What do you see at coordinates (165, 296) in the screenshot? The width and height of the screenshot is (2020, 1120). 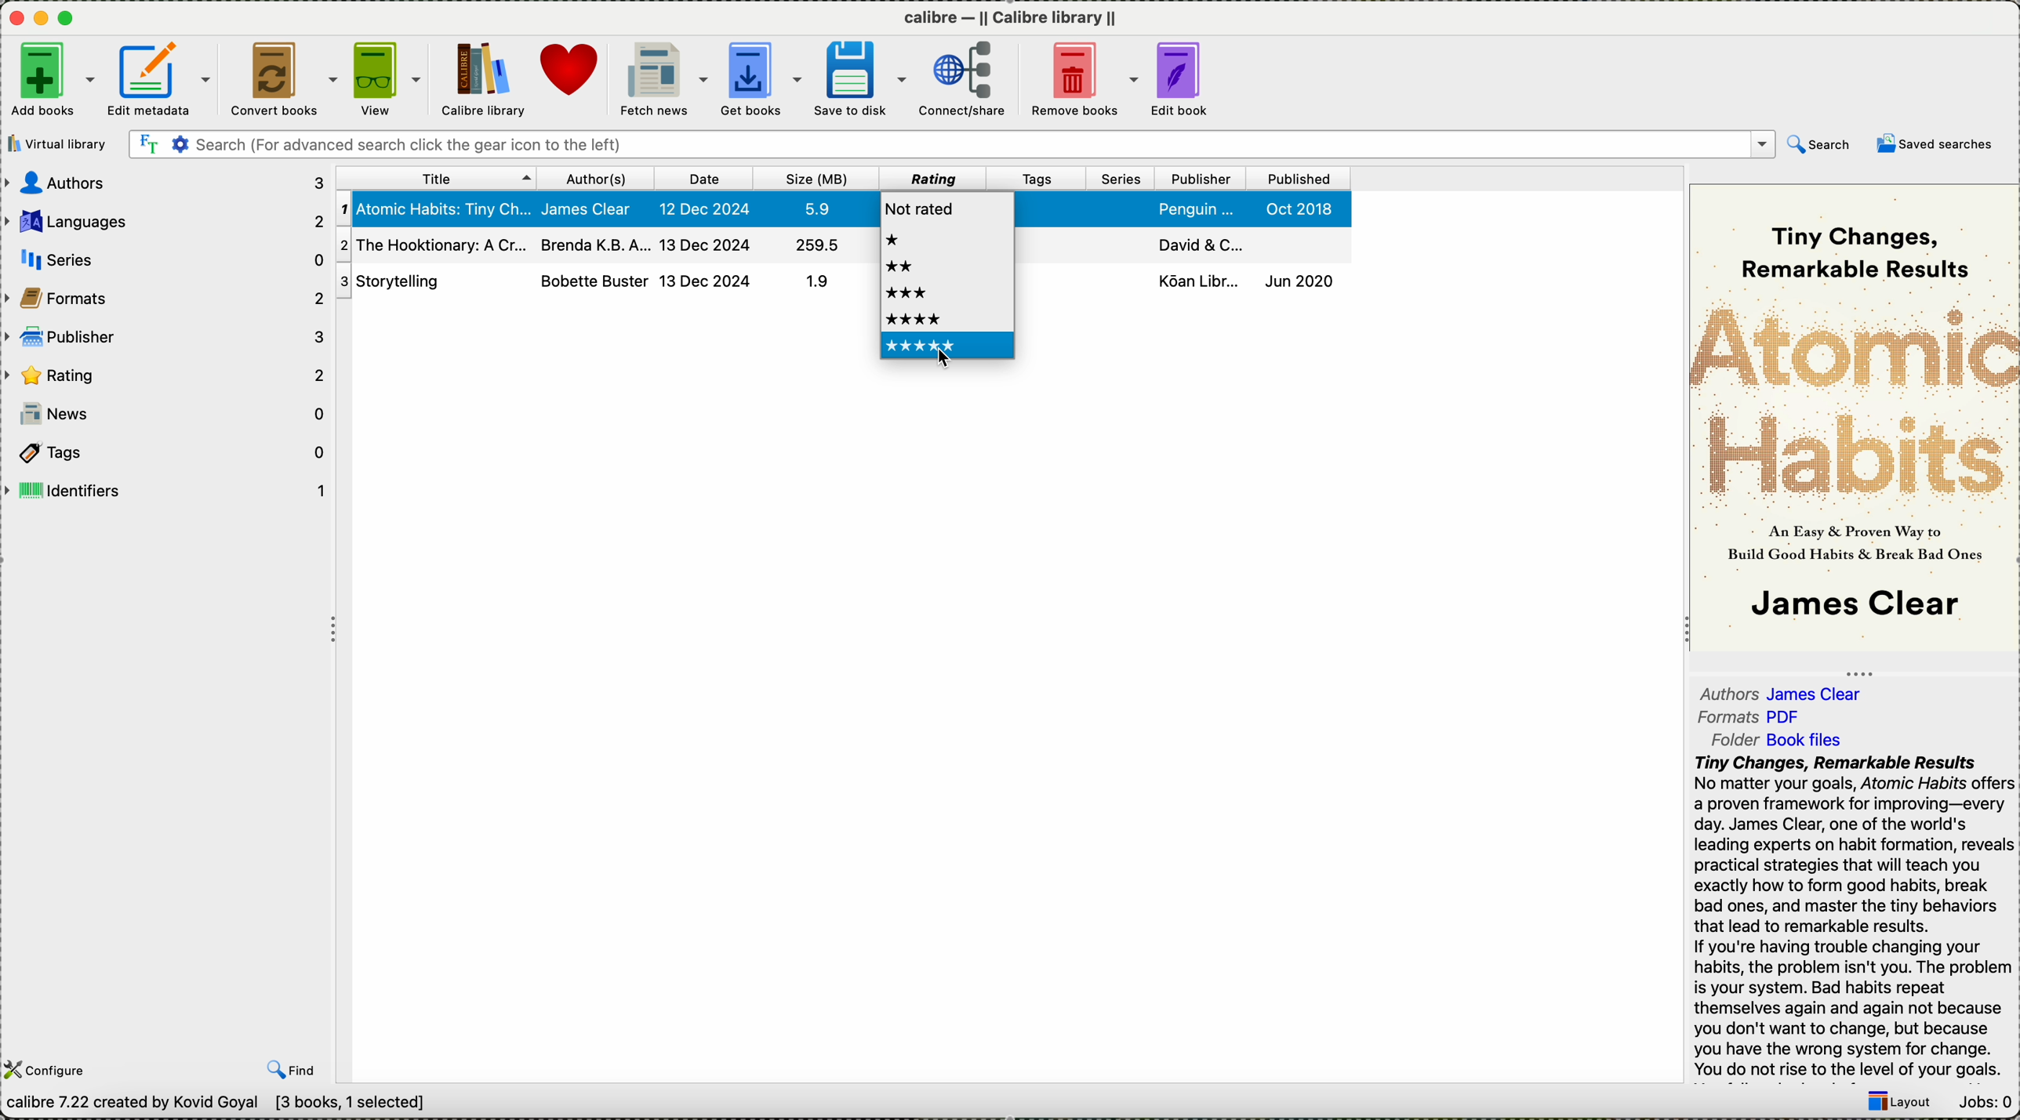 I see `formats` at bounding box center [165, 296].